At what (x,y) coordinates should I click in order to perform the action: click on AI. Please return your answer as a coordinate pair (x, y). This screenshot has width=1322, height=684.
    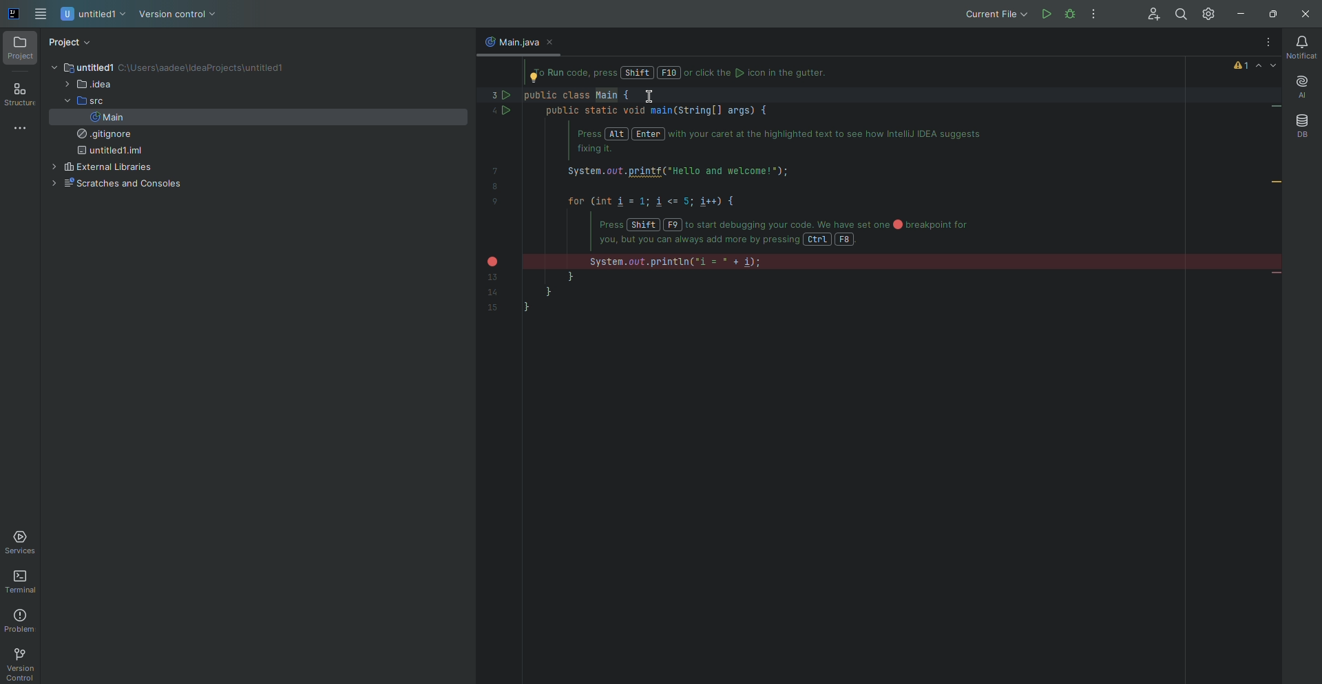
    Looking at the image, I should click on (1300, 87).